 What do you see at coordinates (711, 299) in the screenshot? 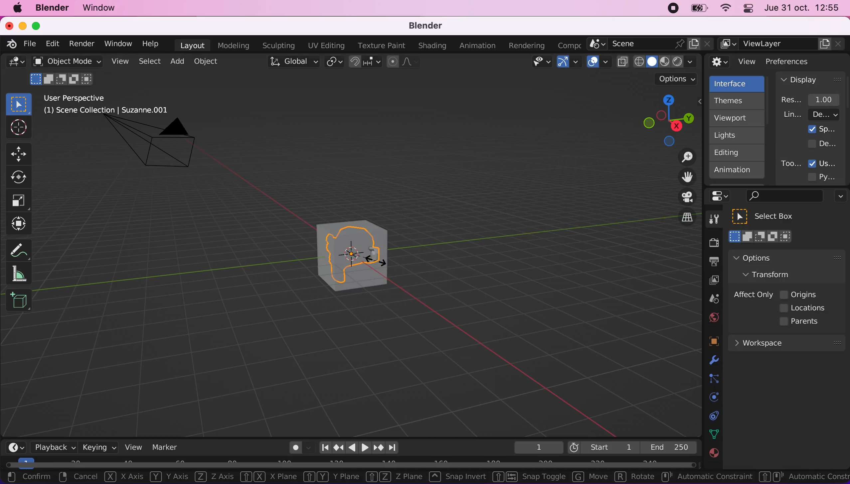
I see `scene` at bounding box center [711, 299].